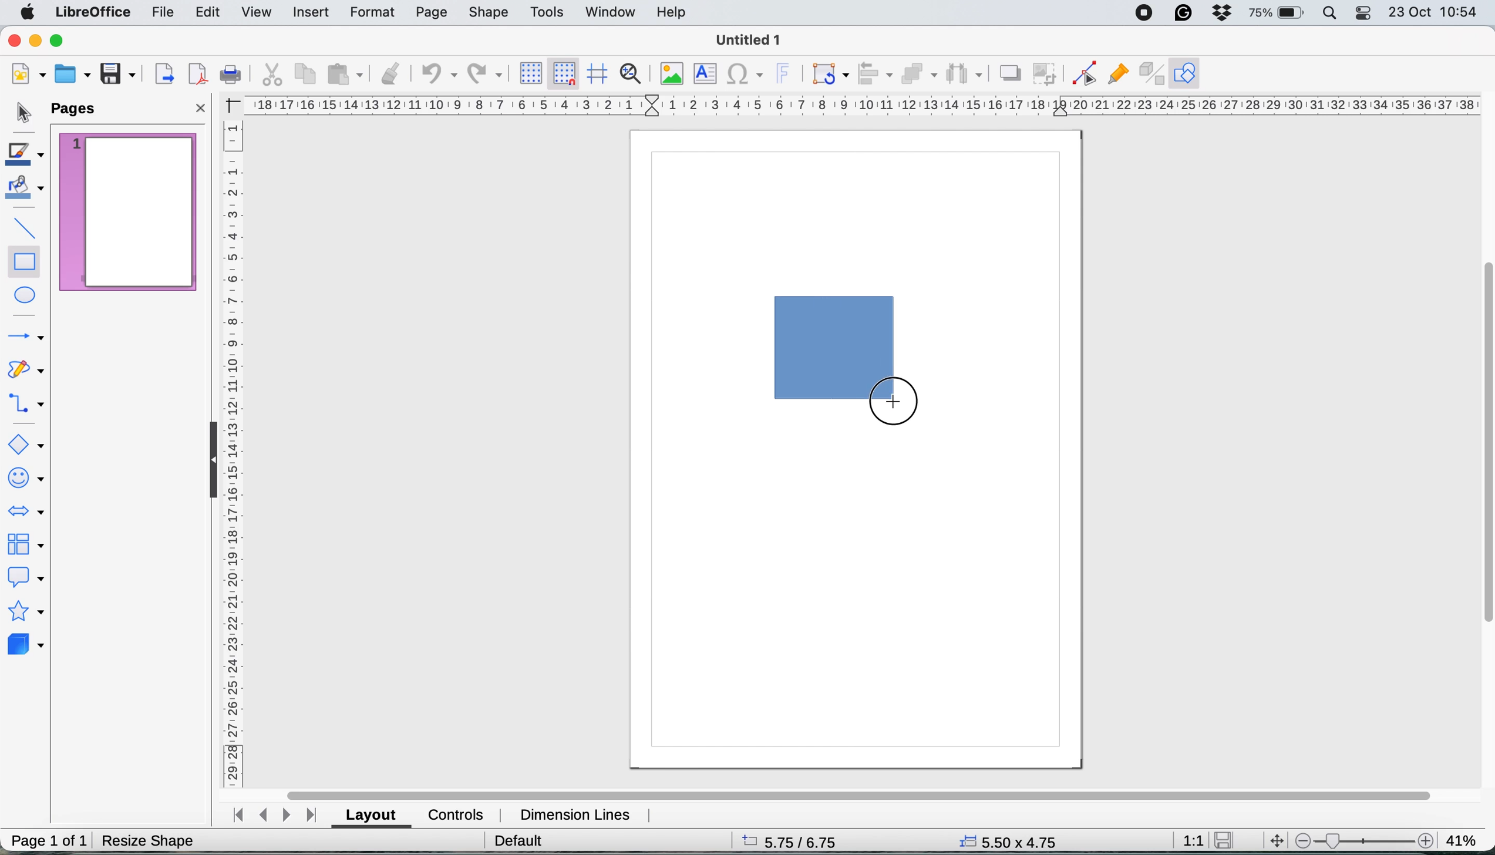  I want to click on libreoffice, so click(89, 13).